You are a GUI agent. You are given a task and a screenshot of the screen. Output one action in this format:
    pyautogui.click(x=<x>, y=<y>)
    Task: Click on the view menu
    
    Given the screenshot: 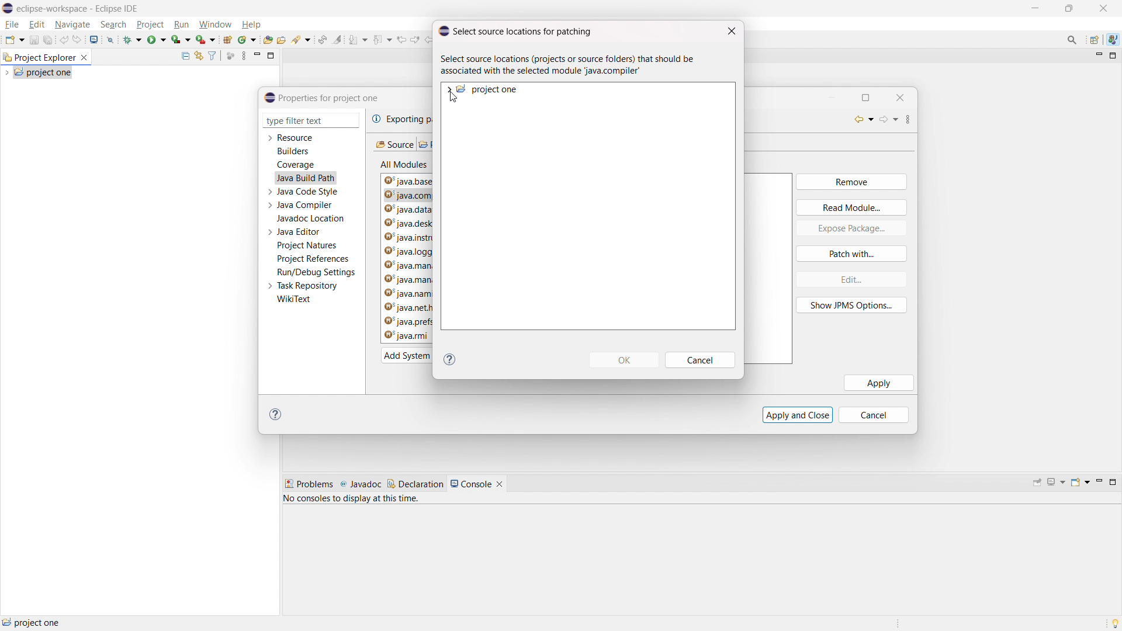 What is the action you would take?
    pyautogui.click(x=914, y=119)
    